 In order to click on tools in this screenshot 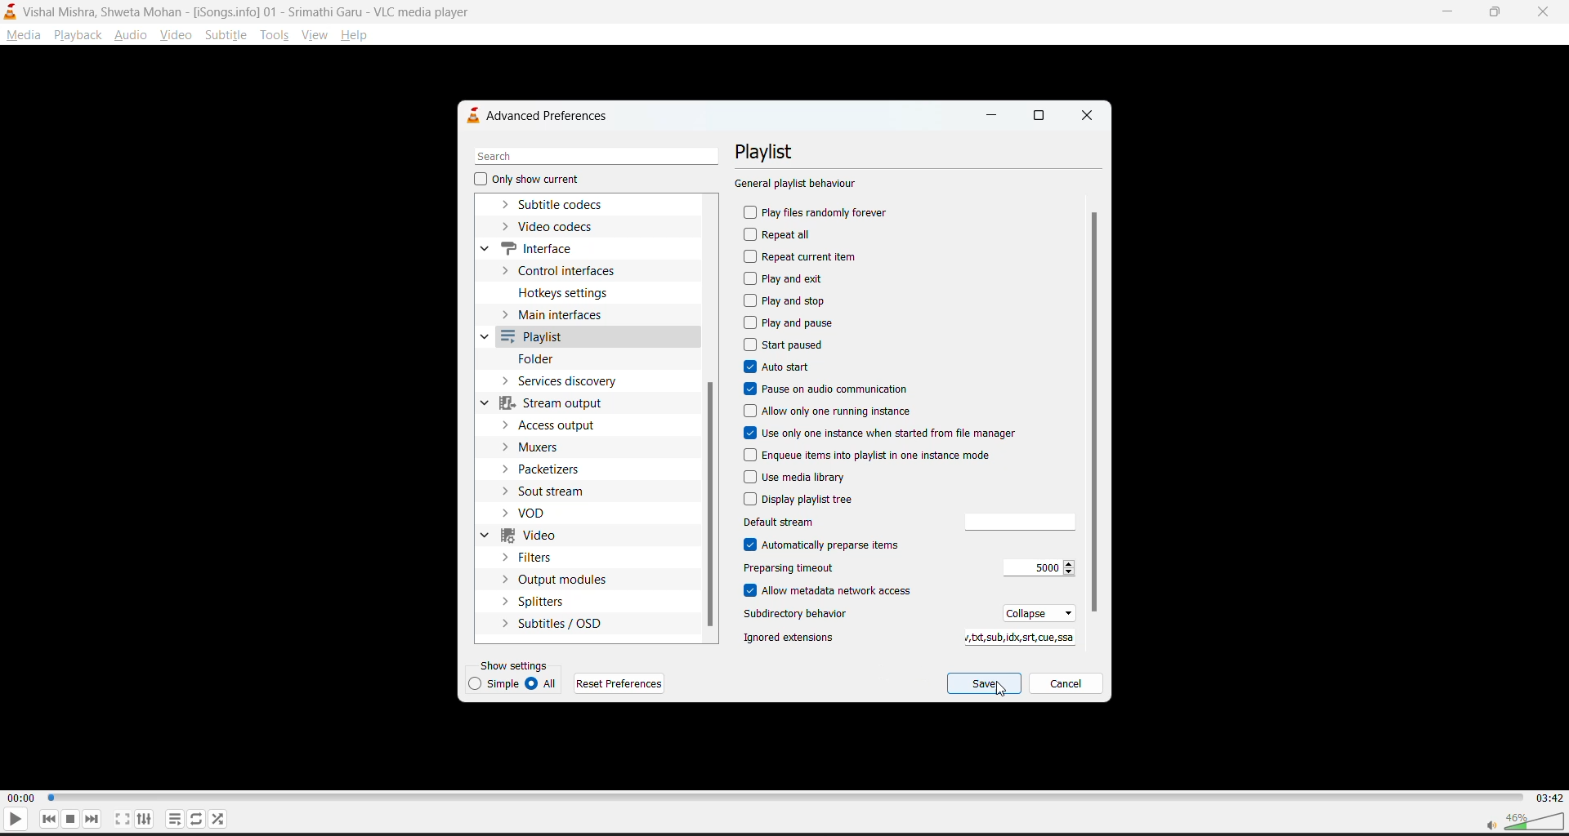, I will do `click(270, 36)`.